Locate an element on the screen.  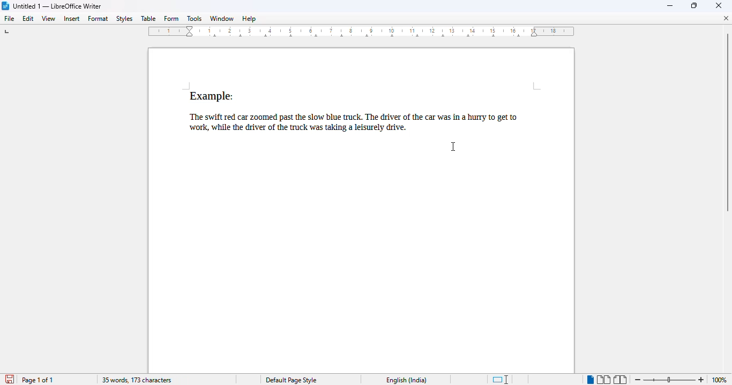
zoom out is located at coordinates (638, 380).